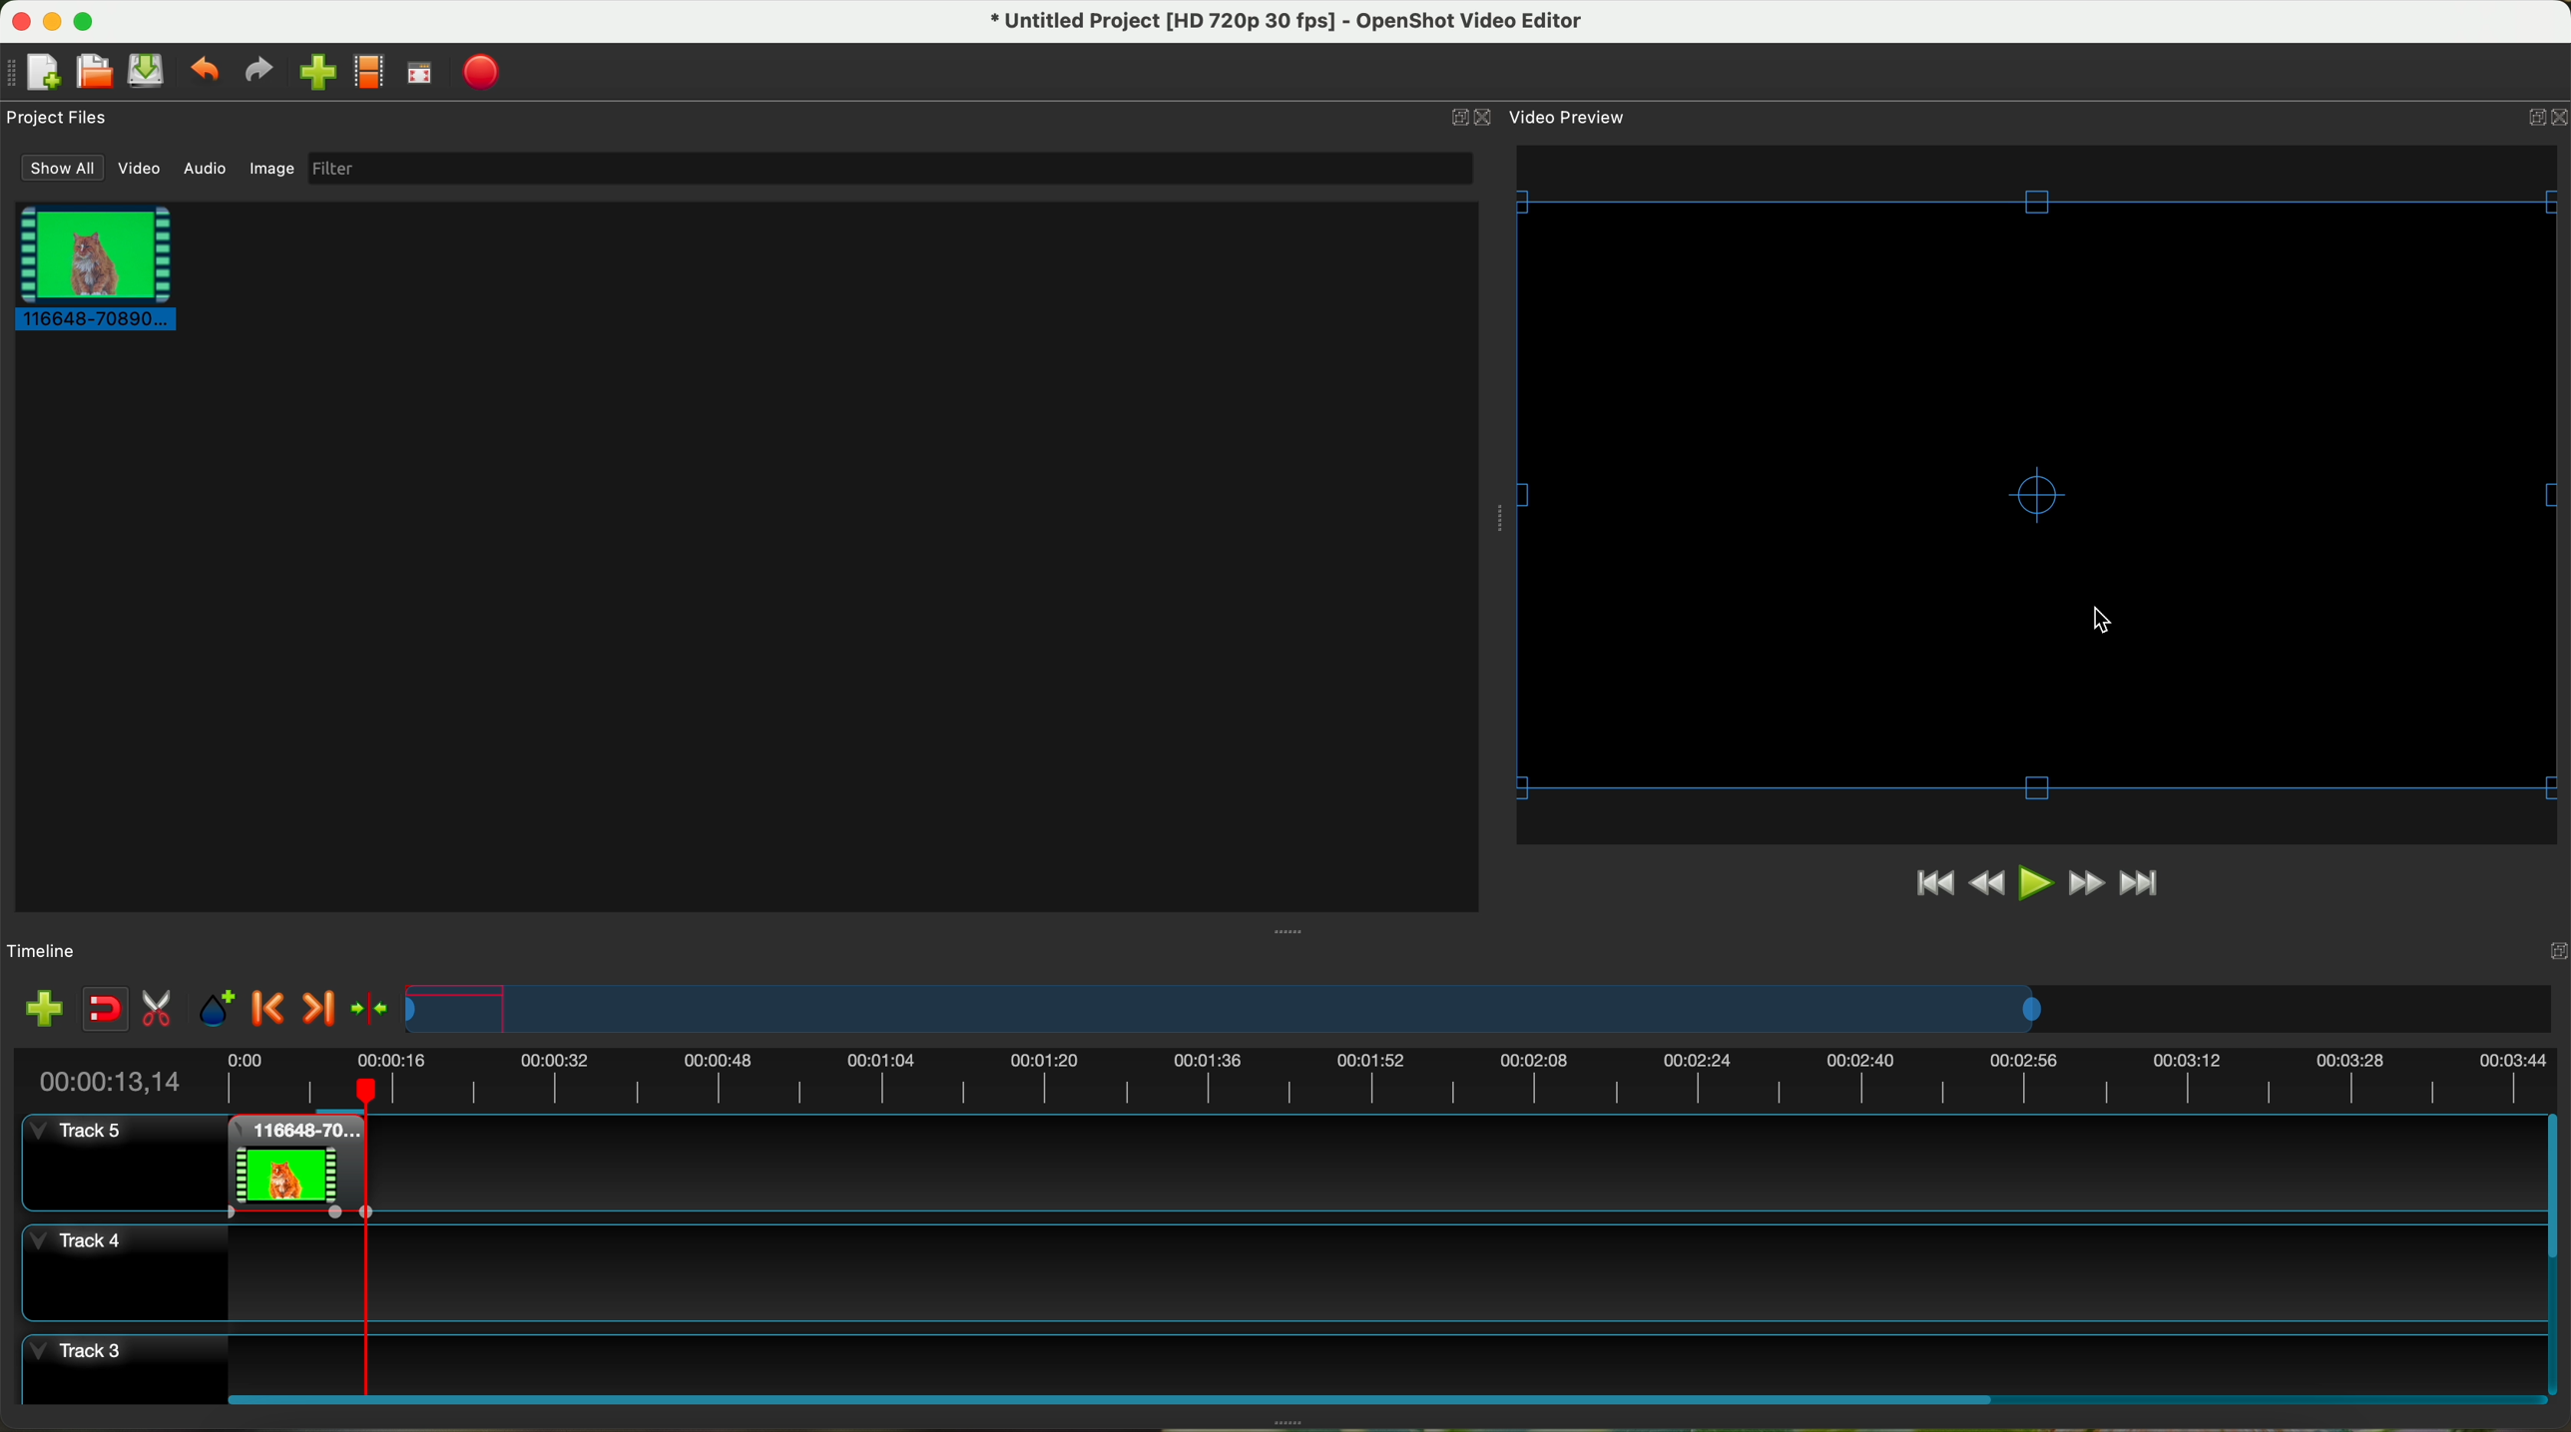  I want to click on video preview, so click(1571, 116).